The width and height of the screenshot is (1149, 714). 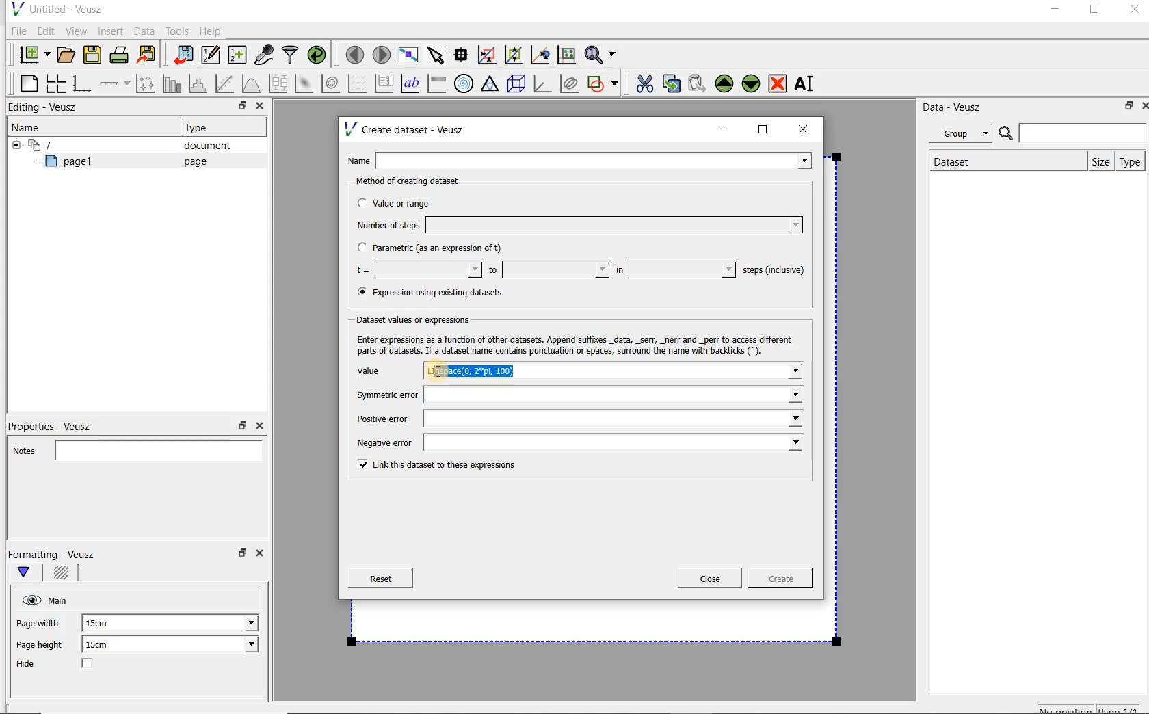 I want to click on Main formatting, so click(x=29, y=573).